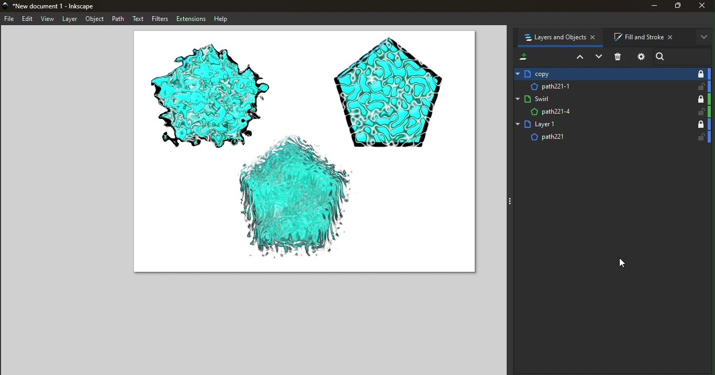  What do you see at coordinates (699, 112) in the screenshot?
I see `lock/unlock layer` at bounding box center [699, 112].